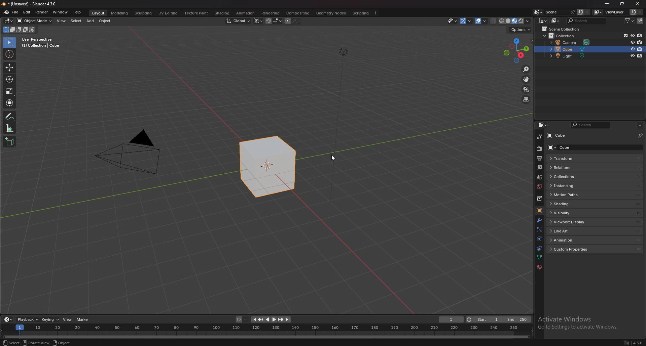 The width and height of the screenshot is (646, 346). What do you see at coordinates (83, 319) in the screenshot?
I see `marker` at bounding box center [83, 319].